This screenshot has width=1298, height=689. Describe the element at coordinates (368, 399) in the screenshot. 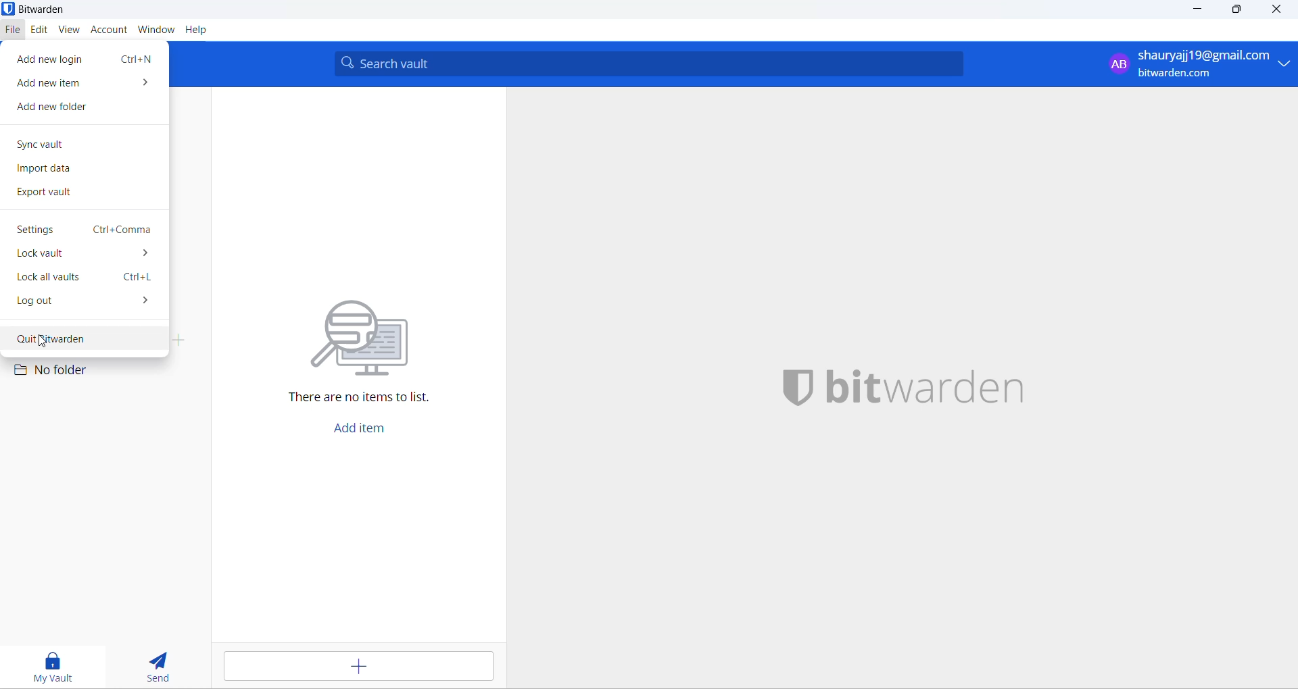

I see `sentence informing there are no items to list ` at that location.